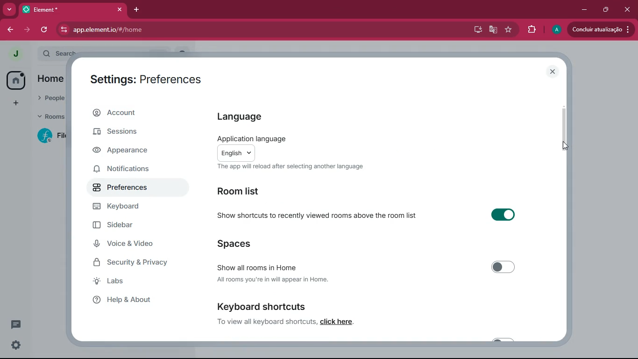 The width and height of the screenshot is (638, 359). What do you see at coordinates (15, 324) in the screenshot?
I see `conversation` at bounding box center [15, 324].